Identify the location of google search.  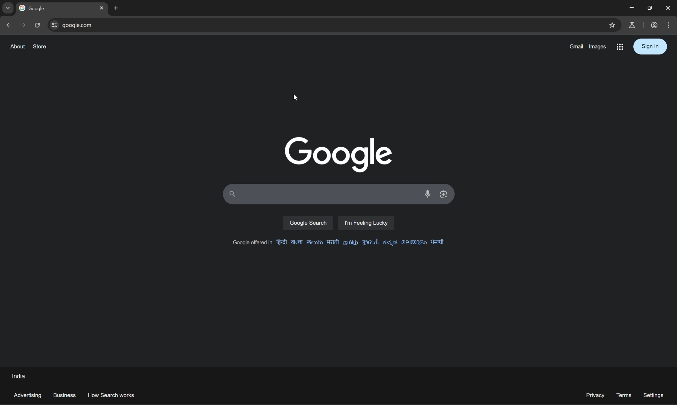
(308, 222).